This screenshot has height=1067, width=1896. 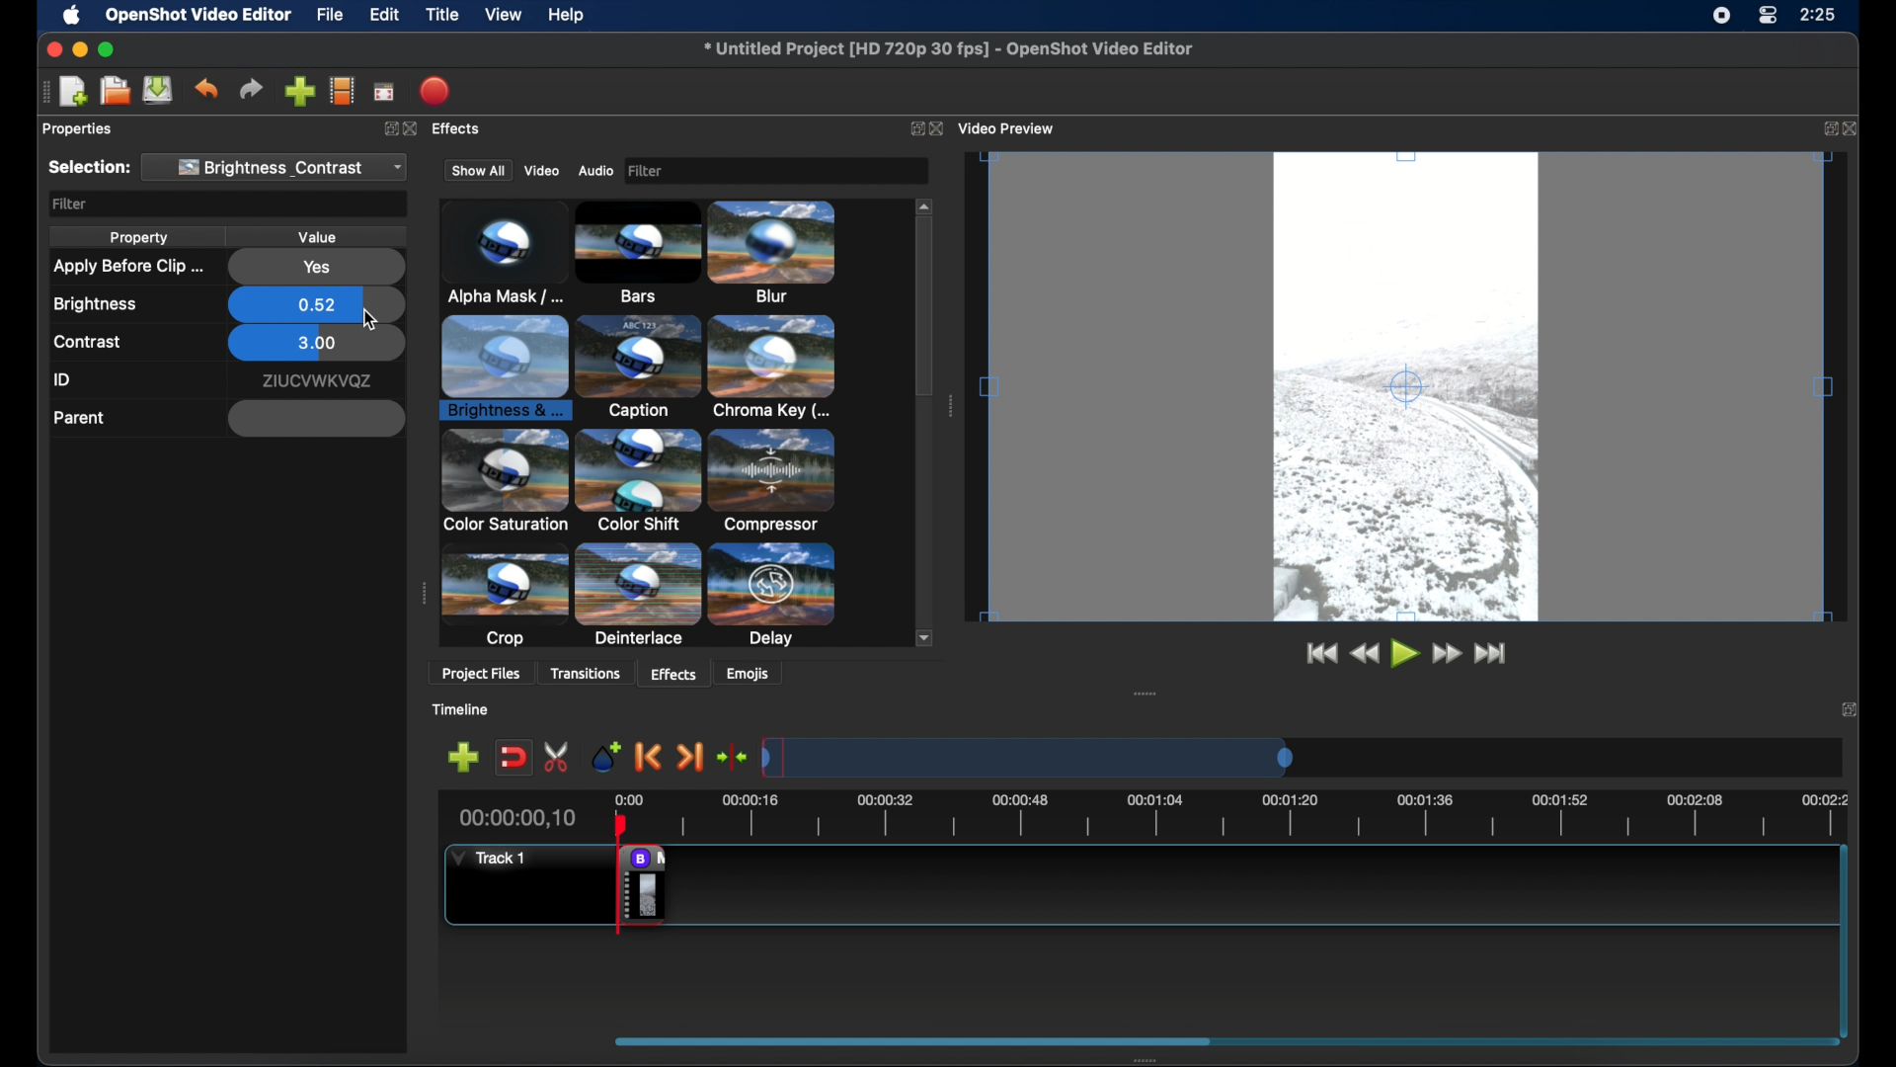 What do you see at coordinates (1496, 657) in the screenshot?
I see `jump to end` at bounding box center [1496, 657].